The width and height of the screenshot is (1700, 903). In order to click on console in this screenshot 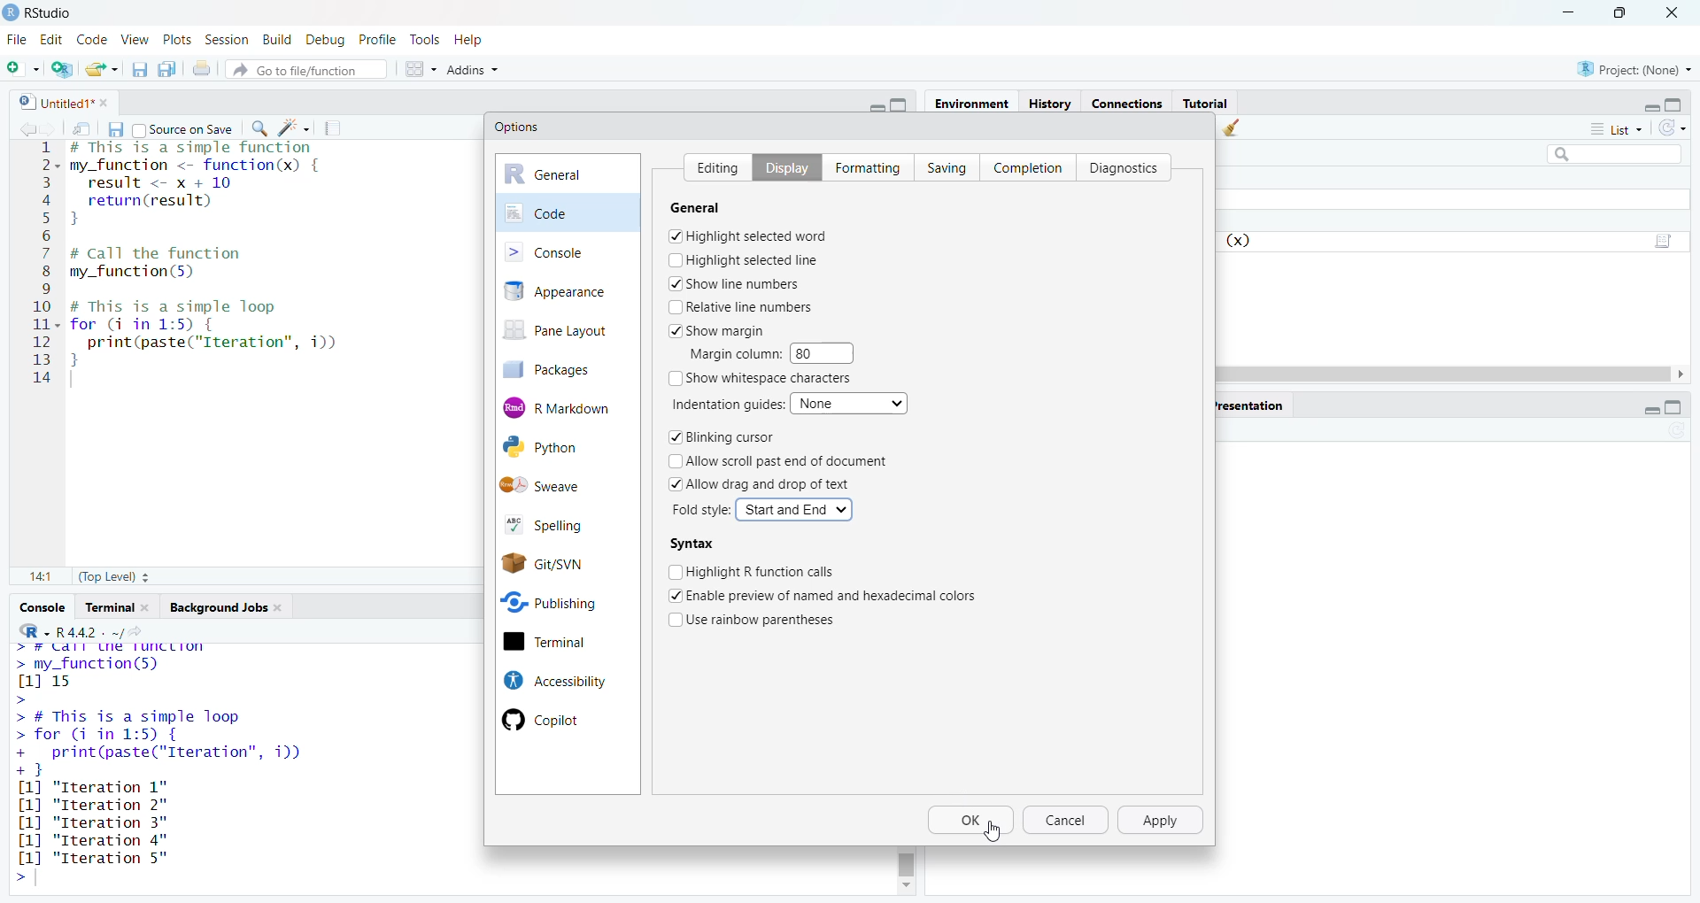, I will do `click(568, 251)`.